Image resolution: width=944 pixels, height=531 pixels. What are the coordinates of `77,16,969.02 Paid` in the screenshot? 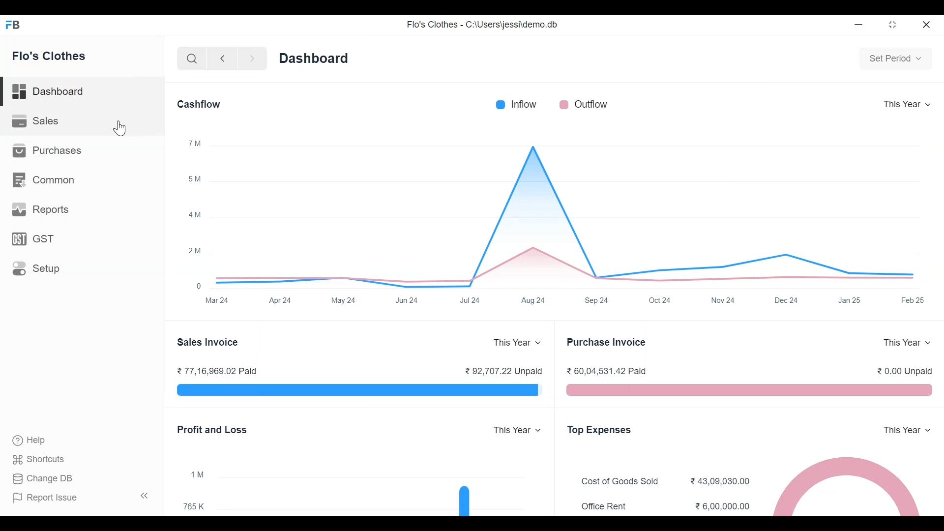 It's located at (217, 371).